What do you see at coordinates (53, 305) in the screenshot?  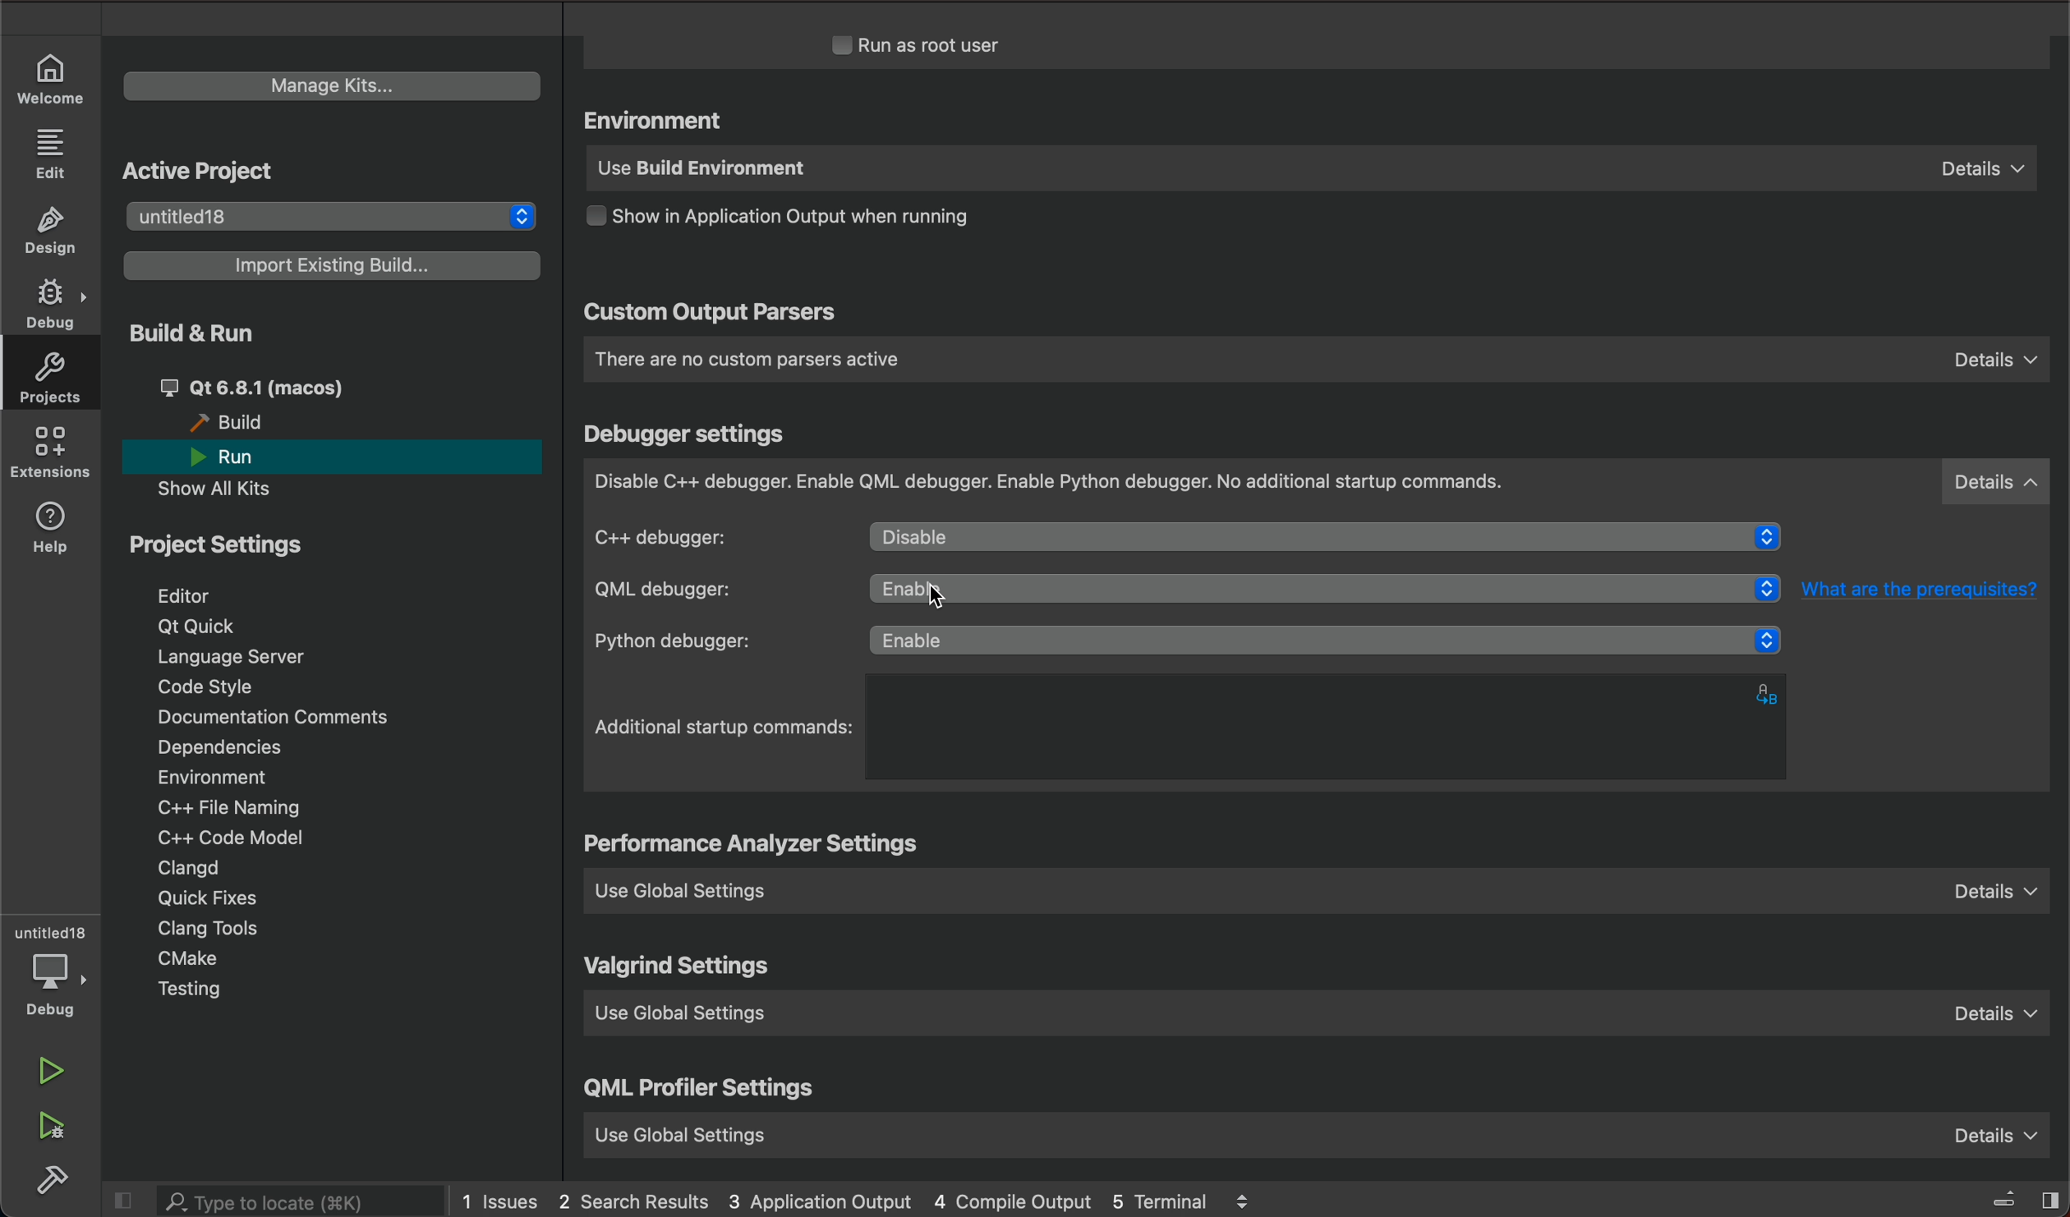 I see `DEBUG` at bounding box center [53, 305].